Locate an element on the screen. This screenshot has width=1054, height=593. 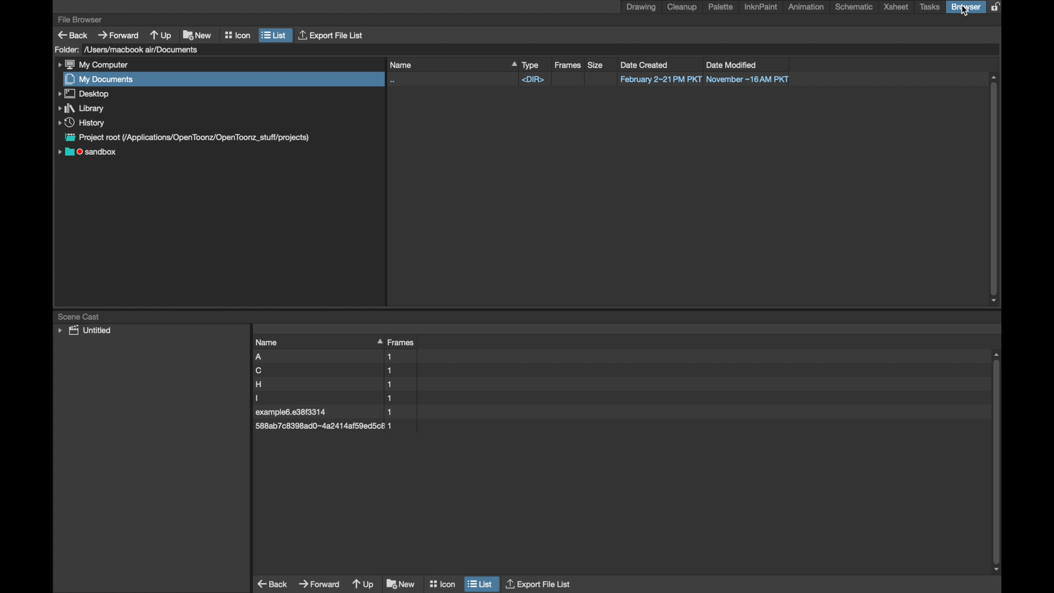
list is located at coordinates (480, 584).